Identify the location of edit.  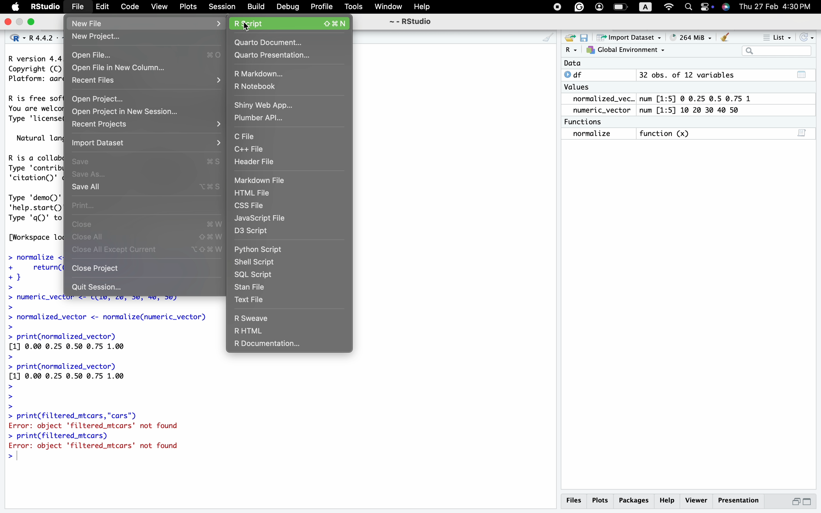
(103, 6).